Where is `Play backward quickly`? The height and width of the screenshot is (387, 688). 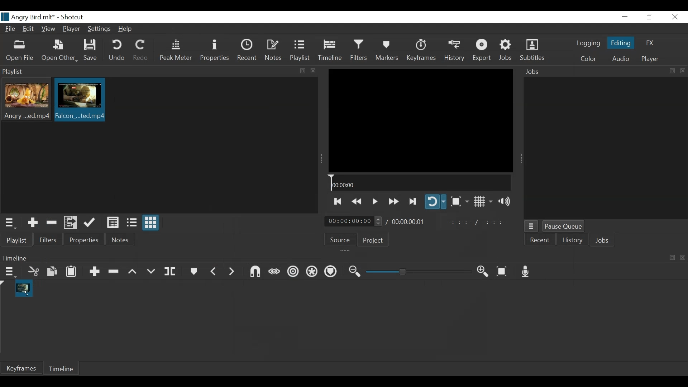 Play backward quickly is located at coordinates (358, 202).